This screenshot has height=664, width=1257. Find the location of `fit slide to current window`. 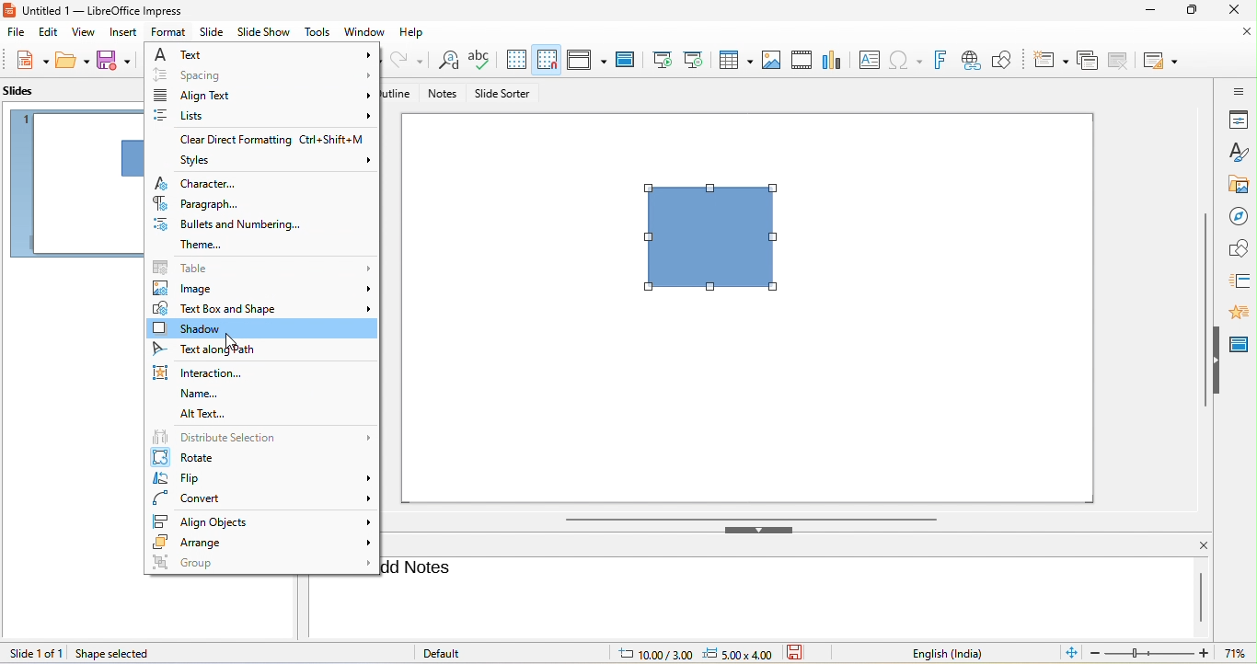

fit slide to current window is located at coordinates (1068, 653).